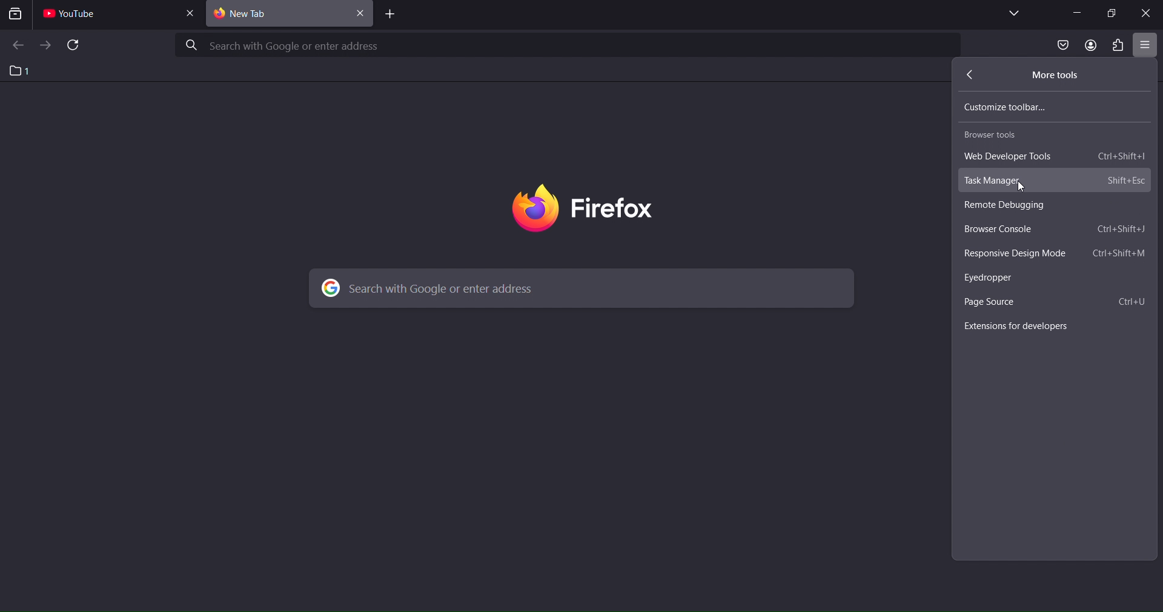 This screenshot has width=1163, height=612. I want to click on web developer tools, so click(1019, 155).